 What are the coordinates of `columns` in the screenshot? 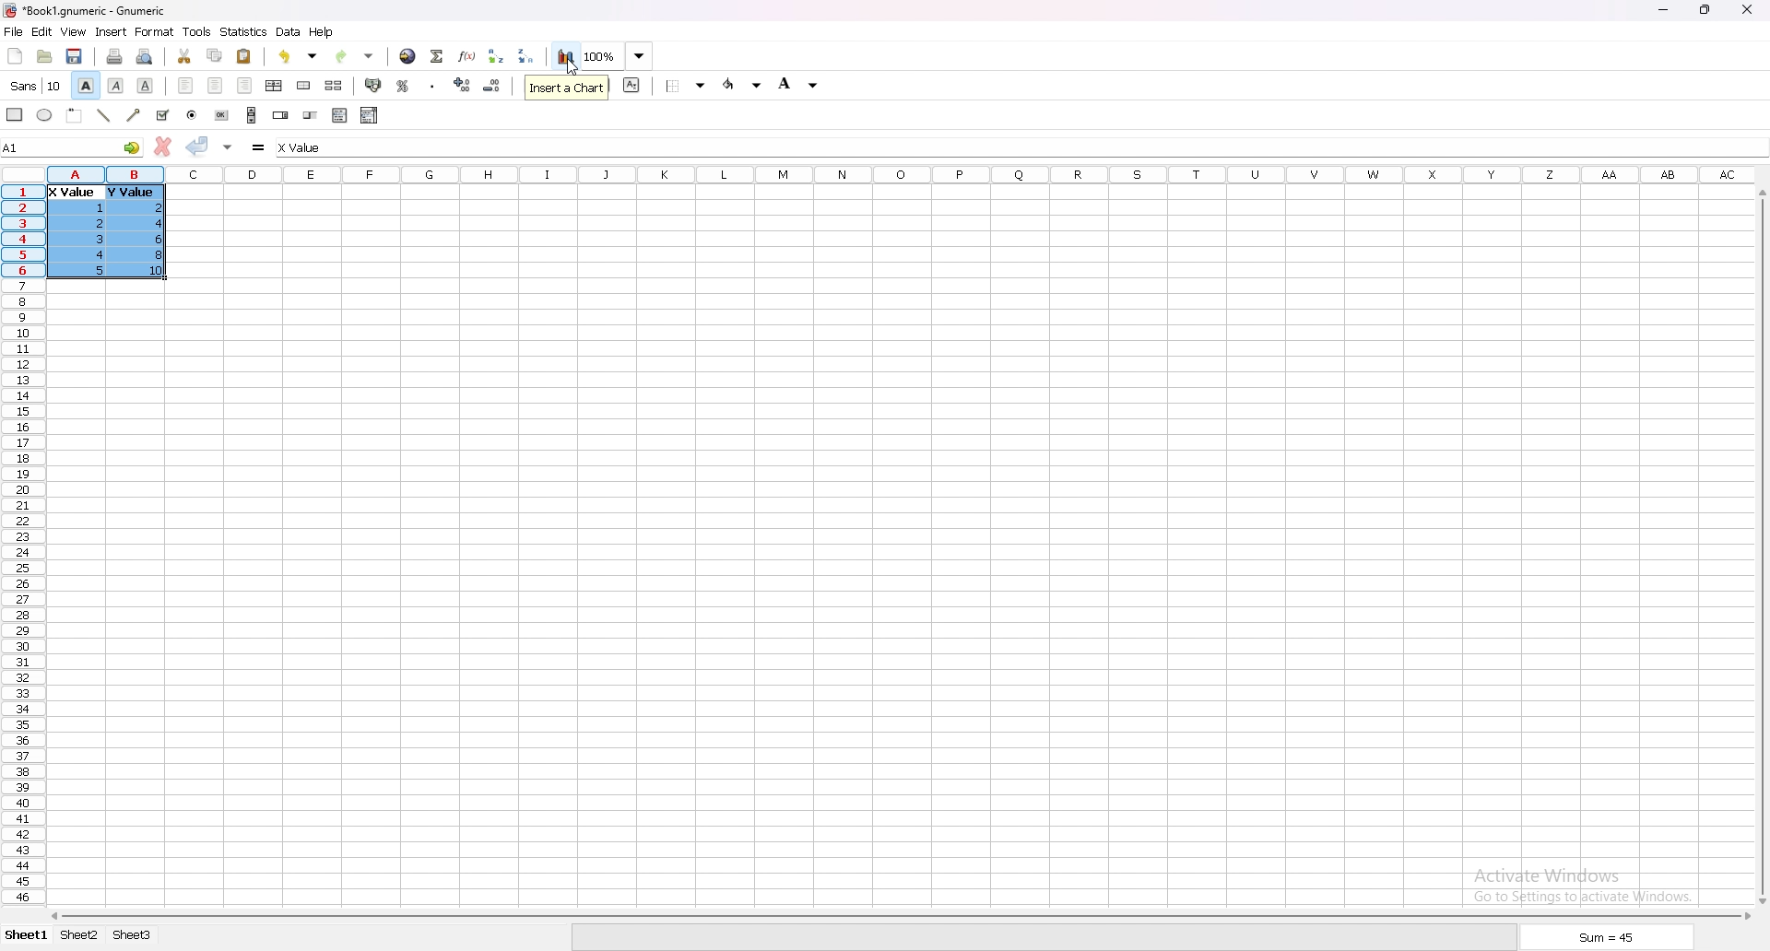 It's located at (902, 172).